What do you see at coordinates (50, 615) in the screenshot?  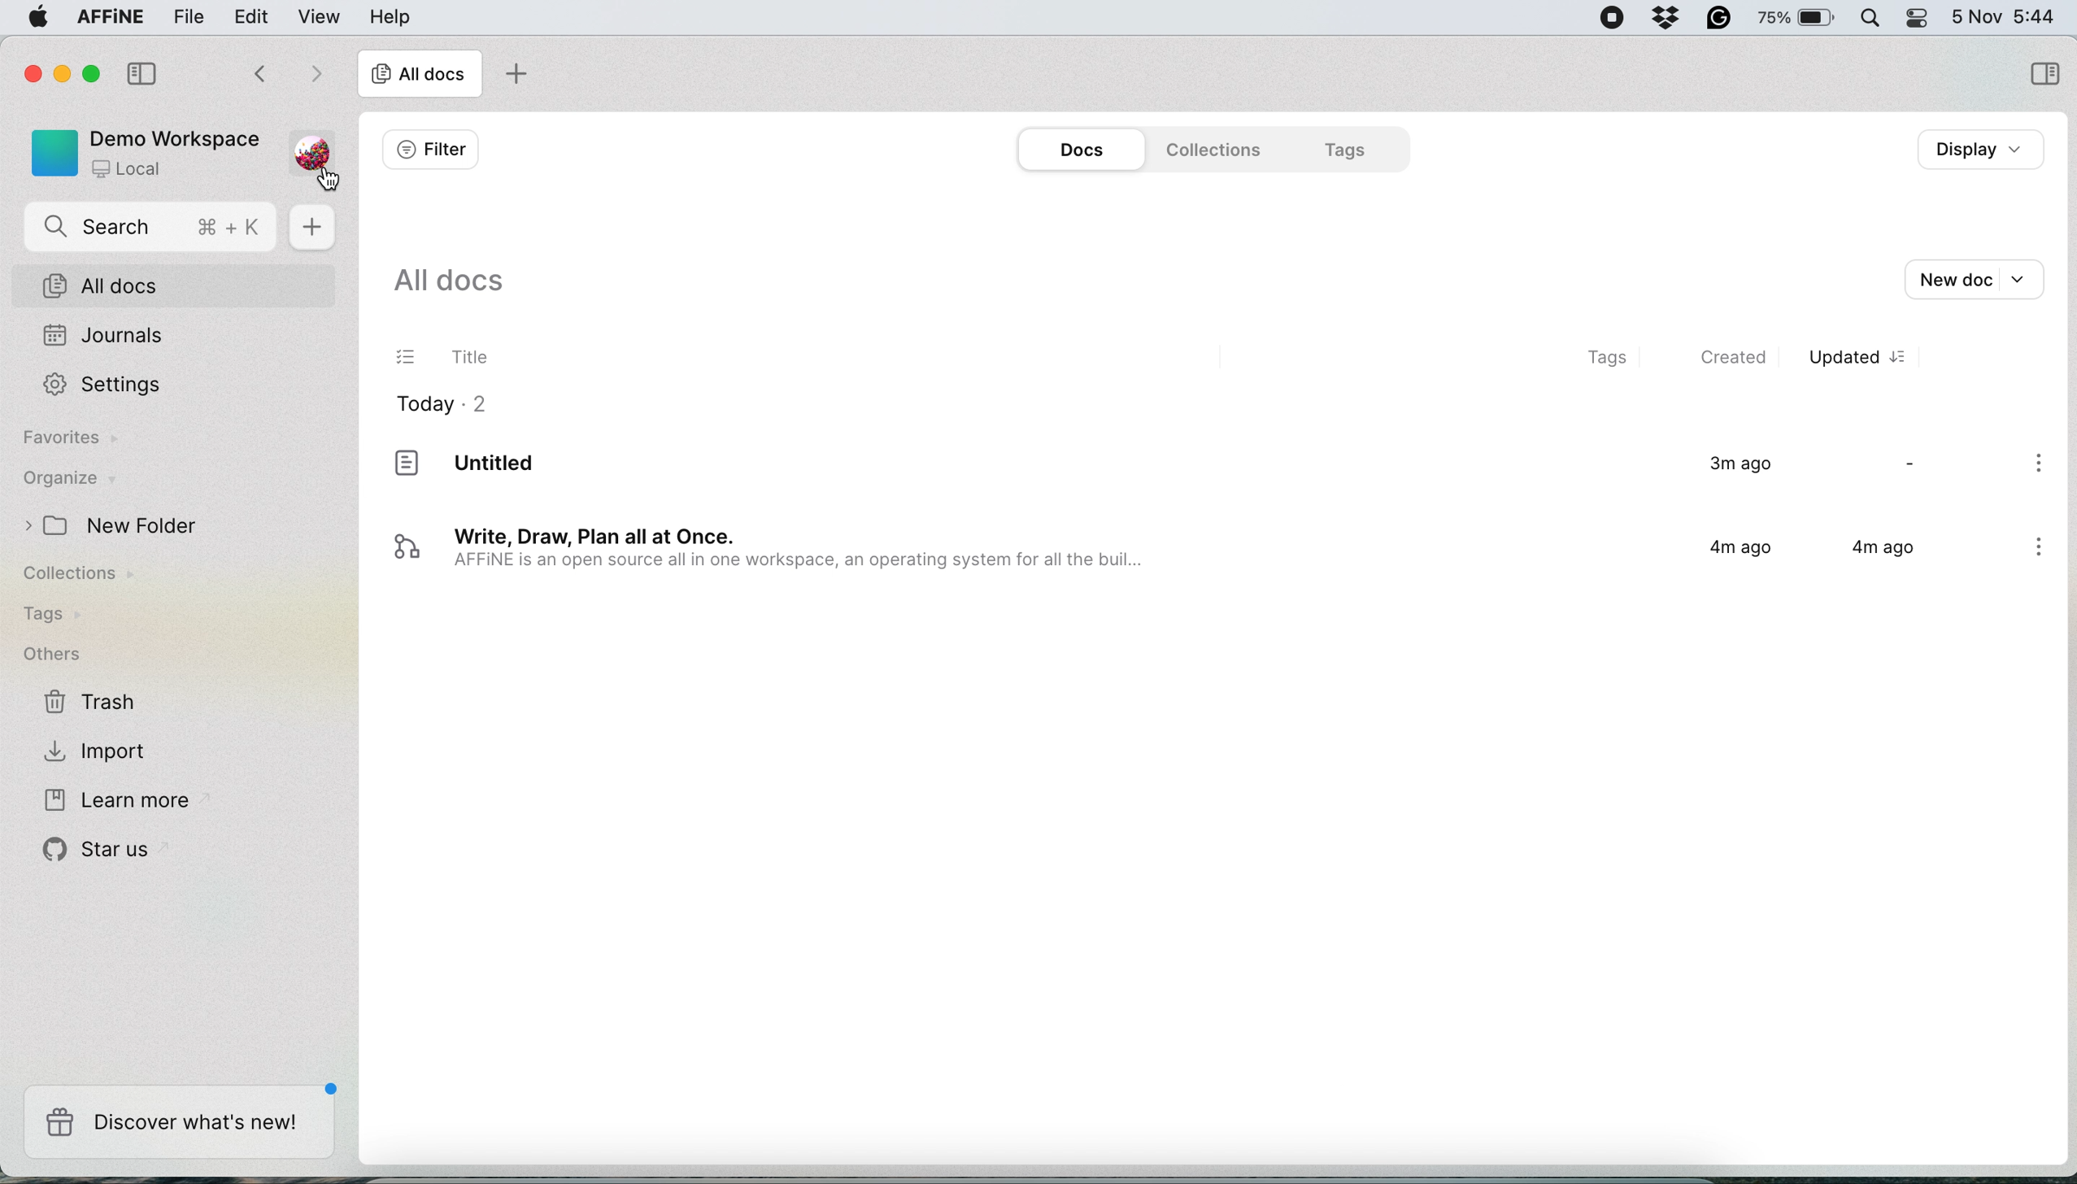 I see `tags` at bounding box center [50, 615].